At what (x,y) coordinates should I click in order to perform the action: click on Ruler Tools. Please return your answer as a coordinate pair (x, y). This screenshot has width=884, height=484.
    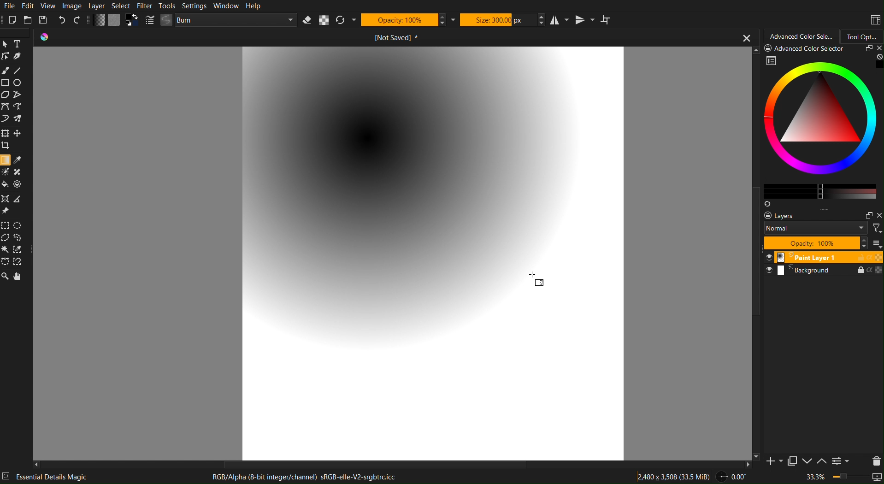
    Looking at the image, I should click on (13, 204).